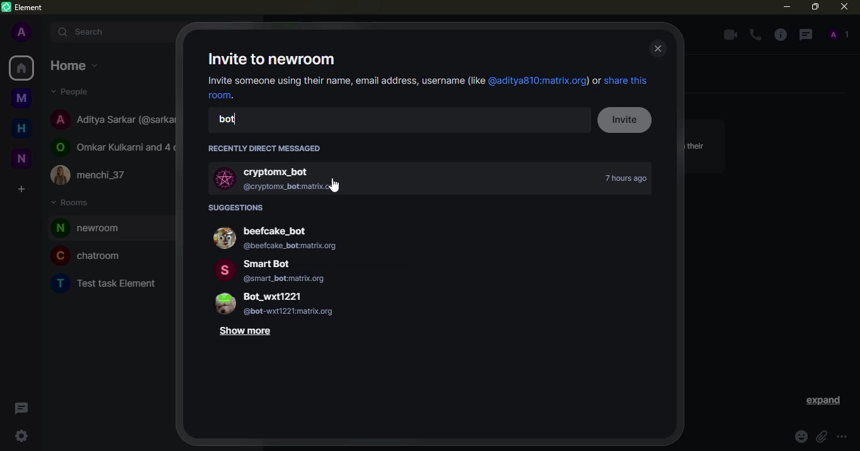 This screenshot has height=451, width=860. Describe the element at coordinates (95, 228) in the screenshot. I see `room added` at that location.